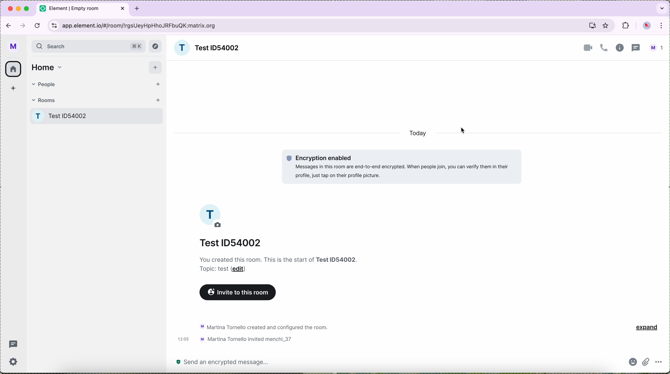  Describe the element at coordinates (659, 363) in the screenshot. I see `more options` at that location.